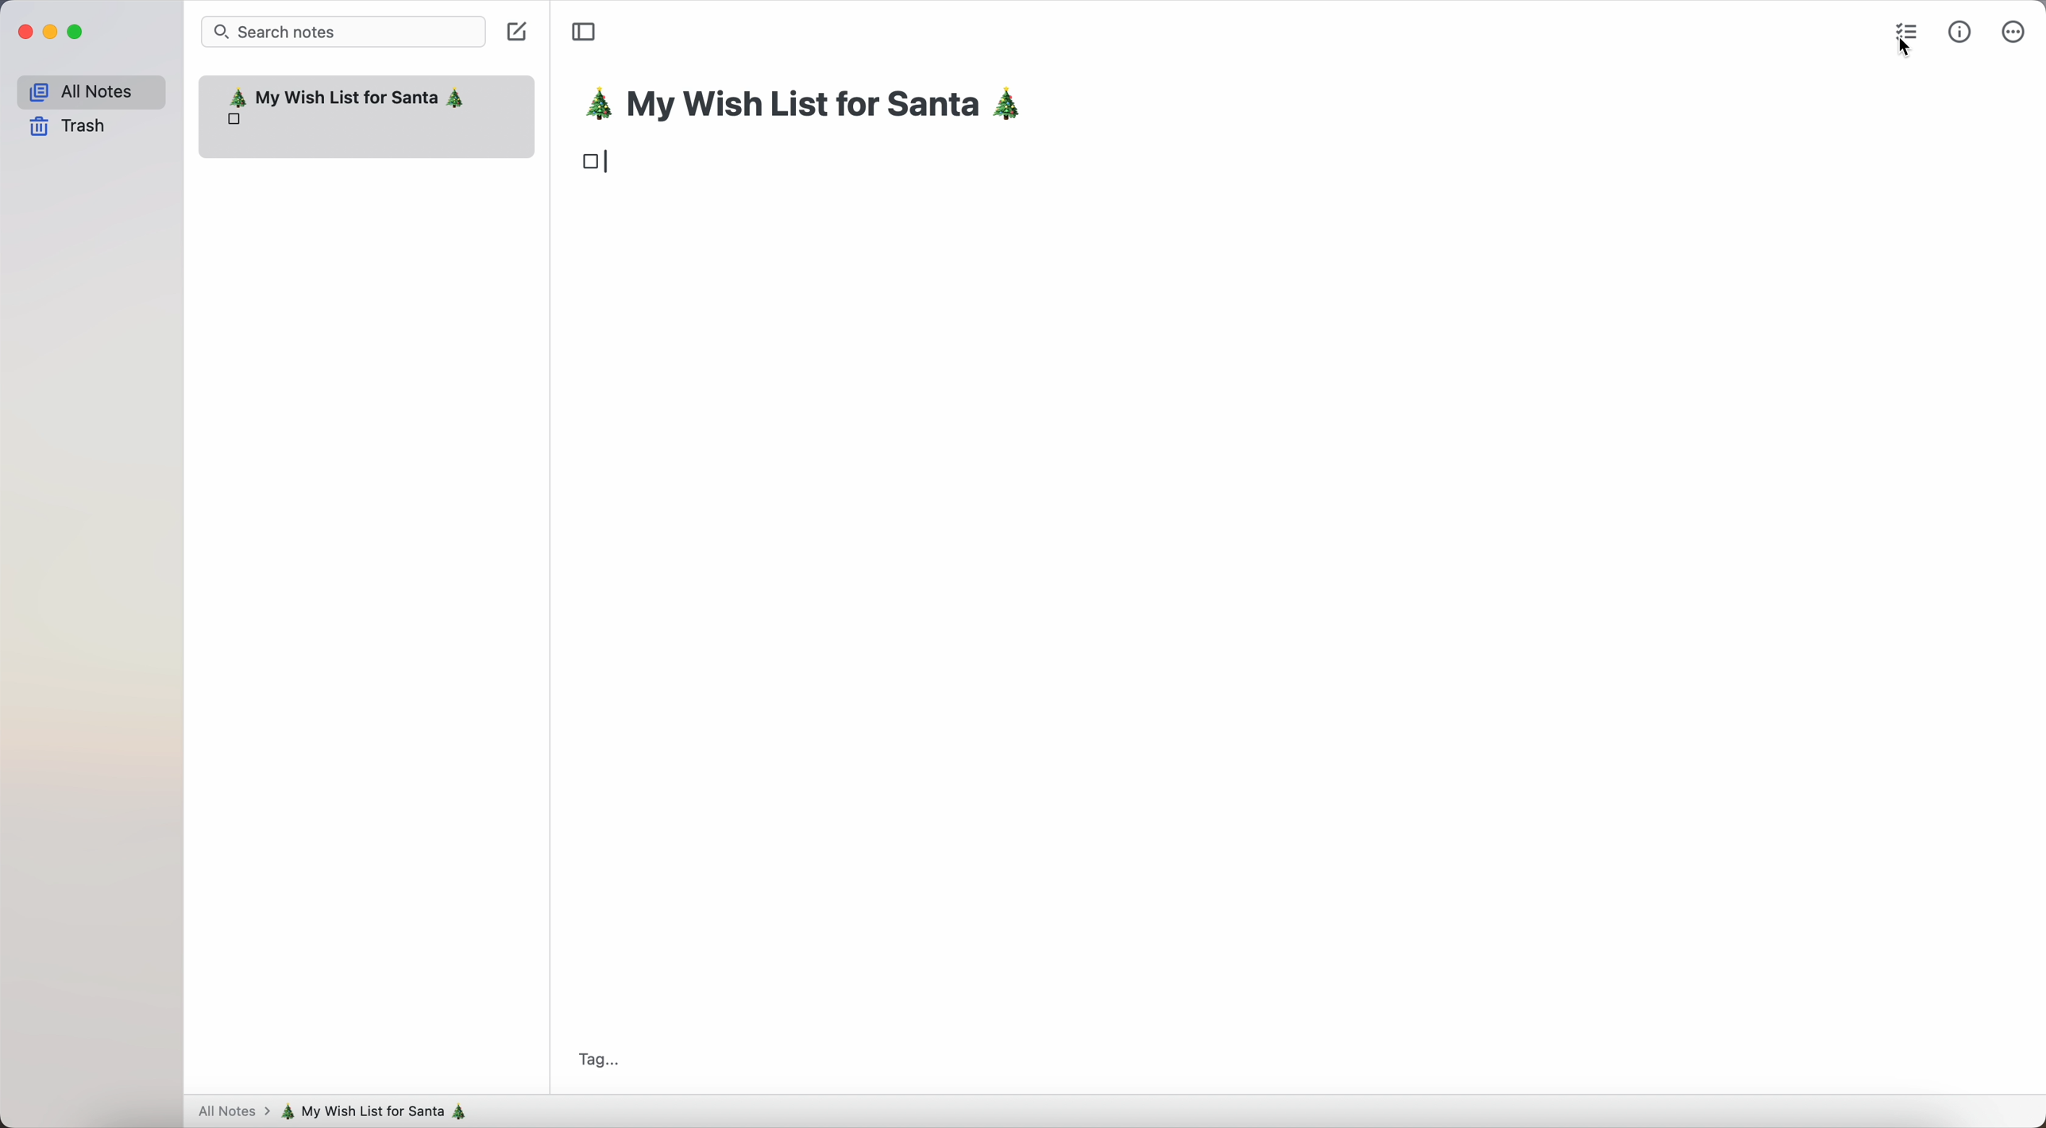 The height and width of the screenshot is (1128, 2046). I want to click on click on check list, so click(1909, 37).